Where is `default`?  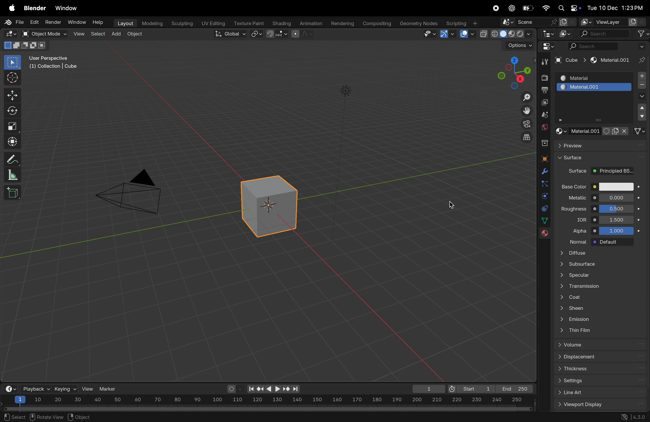
default is located at coordinates (613, 242).